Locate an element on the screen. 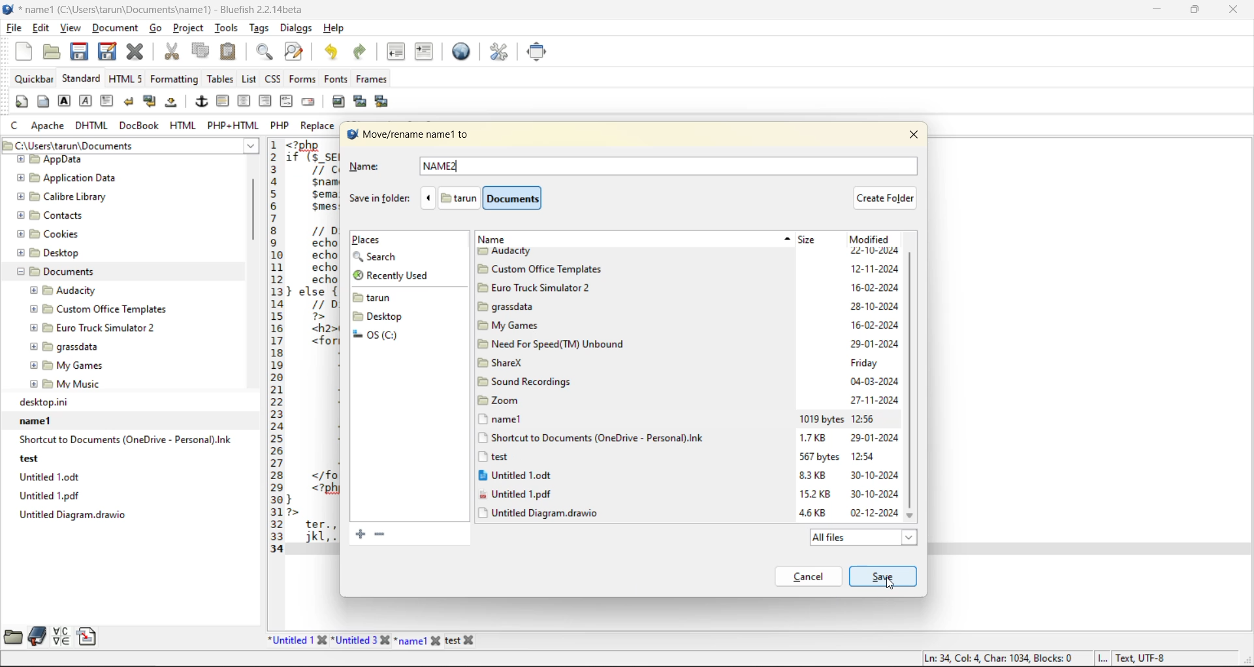 This screenshot has height=667, width=1254. add current folder to bookmarks is located at coordinates (356, 533).